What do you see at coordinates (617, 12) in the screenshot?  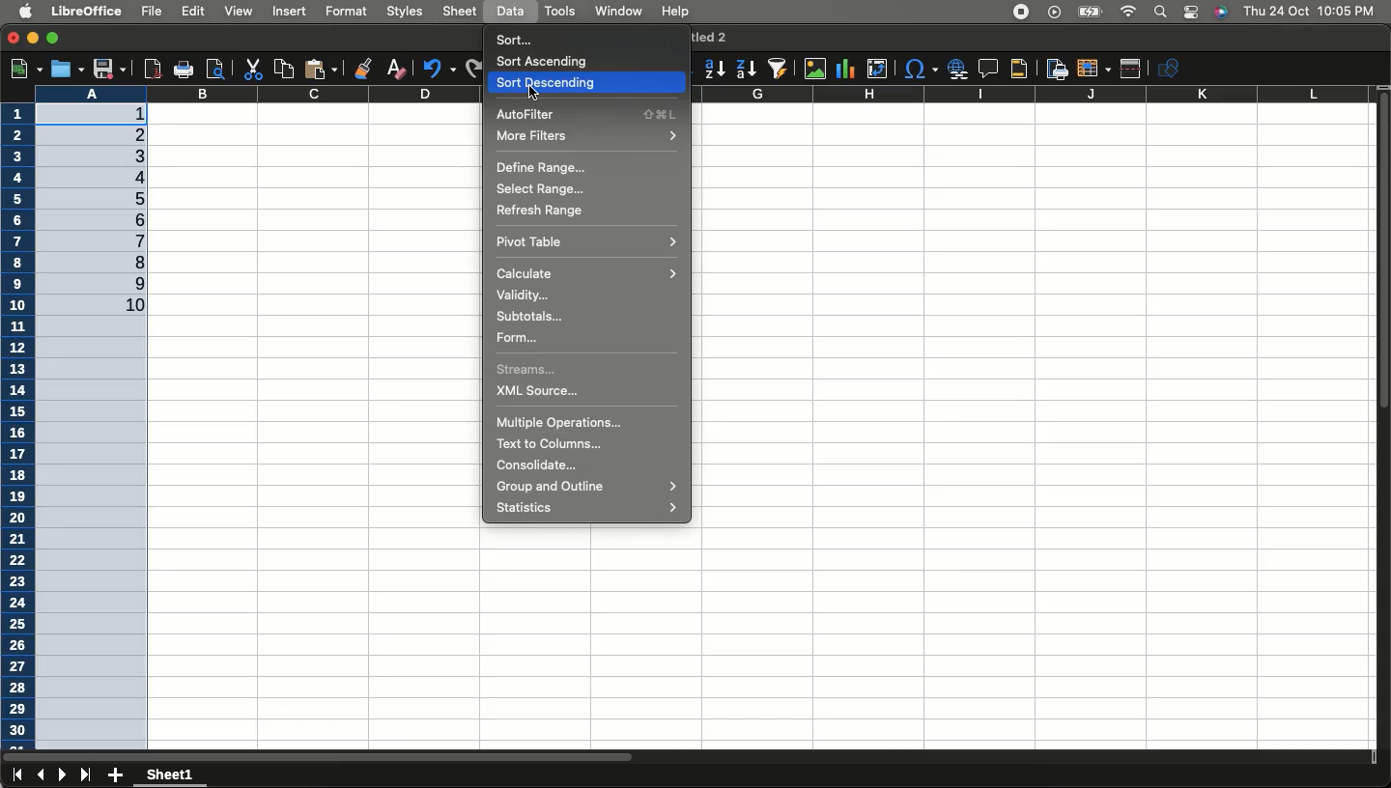 I see `Window` at bounding box center [617, 12].